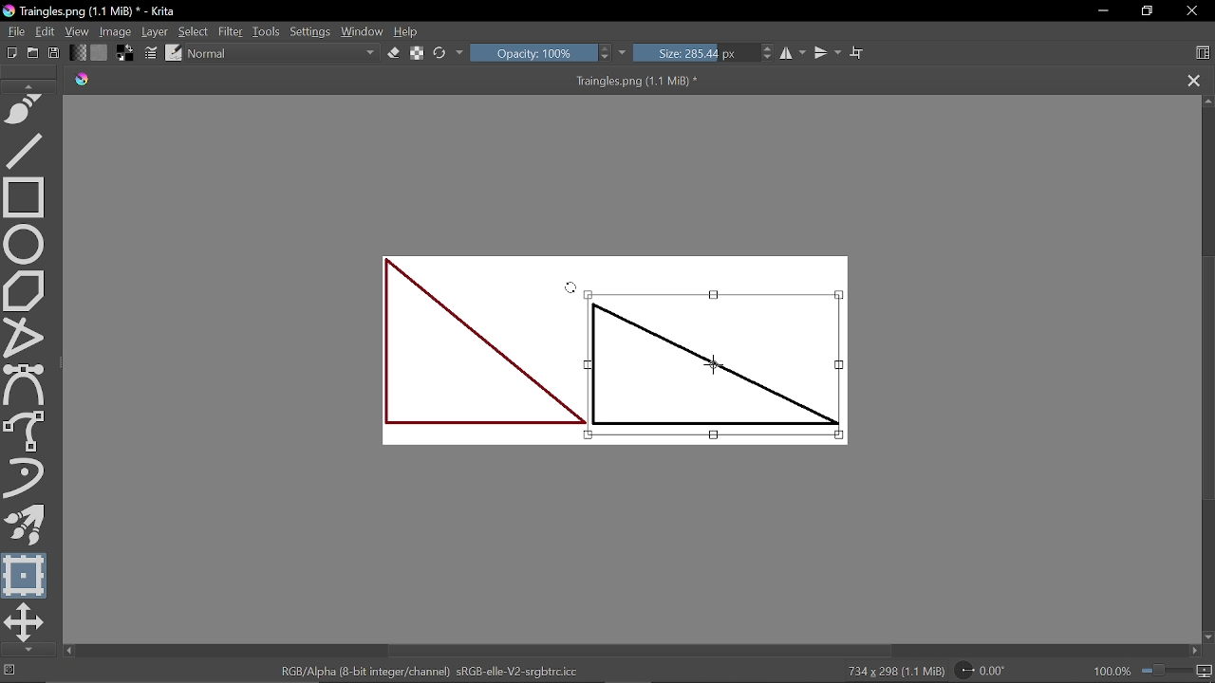 The width and height of the screenshot is (1215, 683). What do you see at coordinates (230, 31) in the screenshot?
I see `Filter` at bounding box center [230, 31].